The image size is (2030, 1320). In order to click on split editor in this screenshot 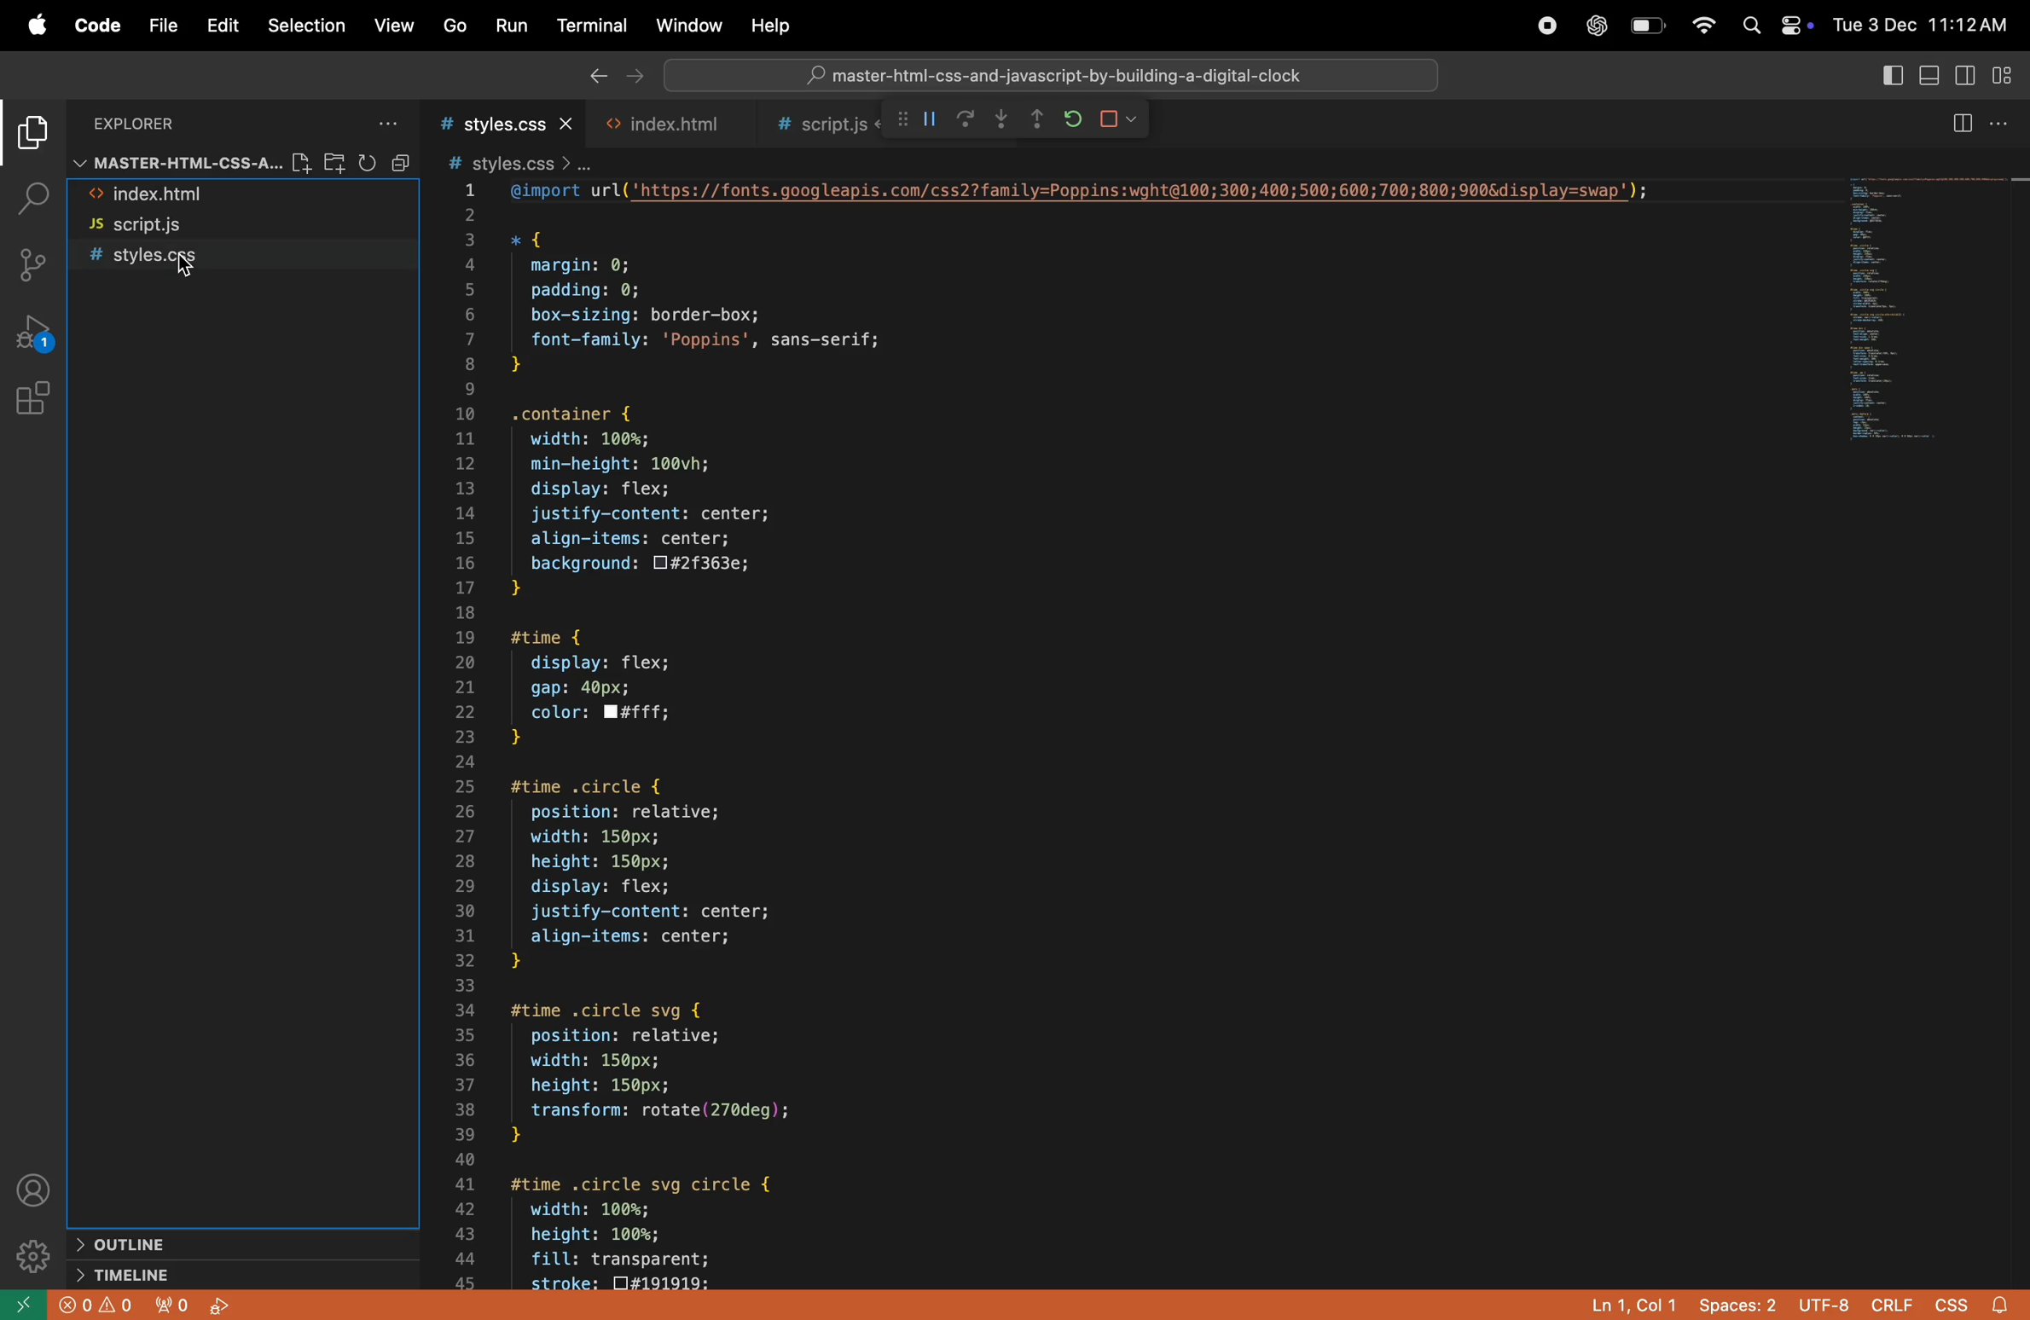, I will do `click(1980, 123)`.